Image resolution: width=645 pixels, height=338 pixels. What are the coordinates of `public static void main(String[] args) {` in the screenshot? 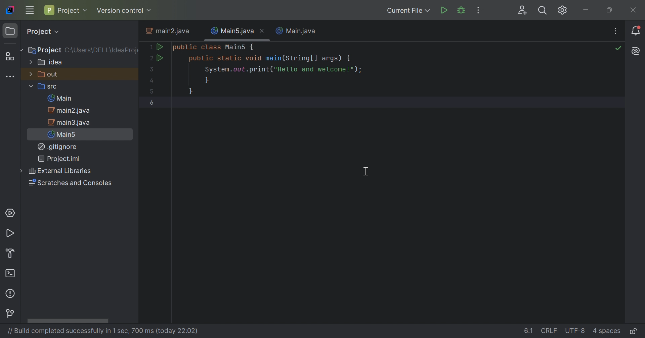 It's located at (270, 58).